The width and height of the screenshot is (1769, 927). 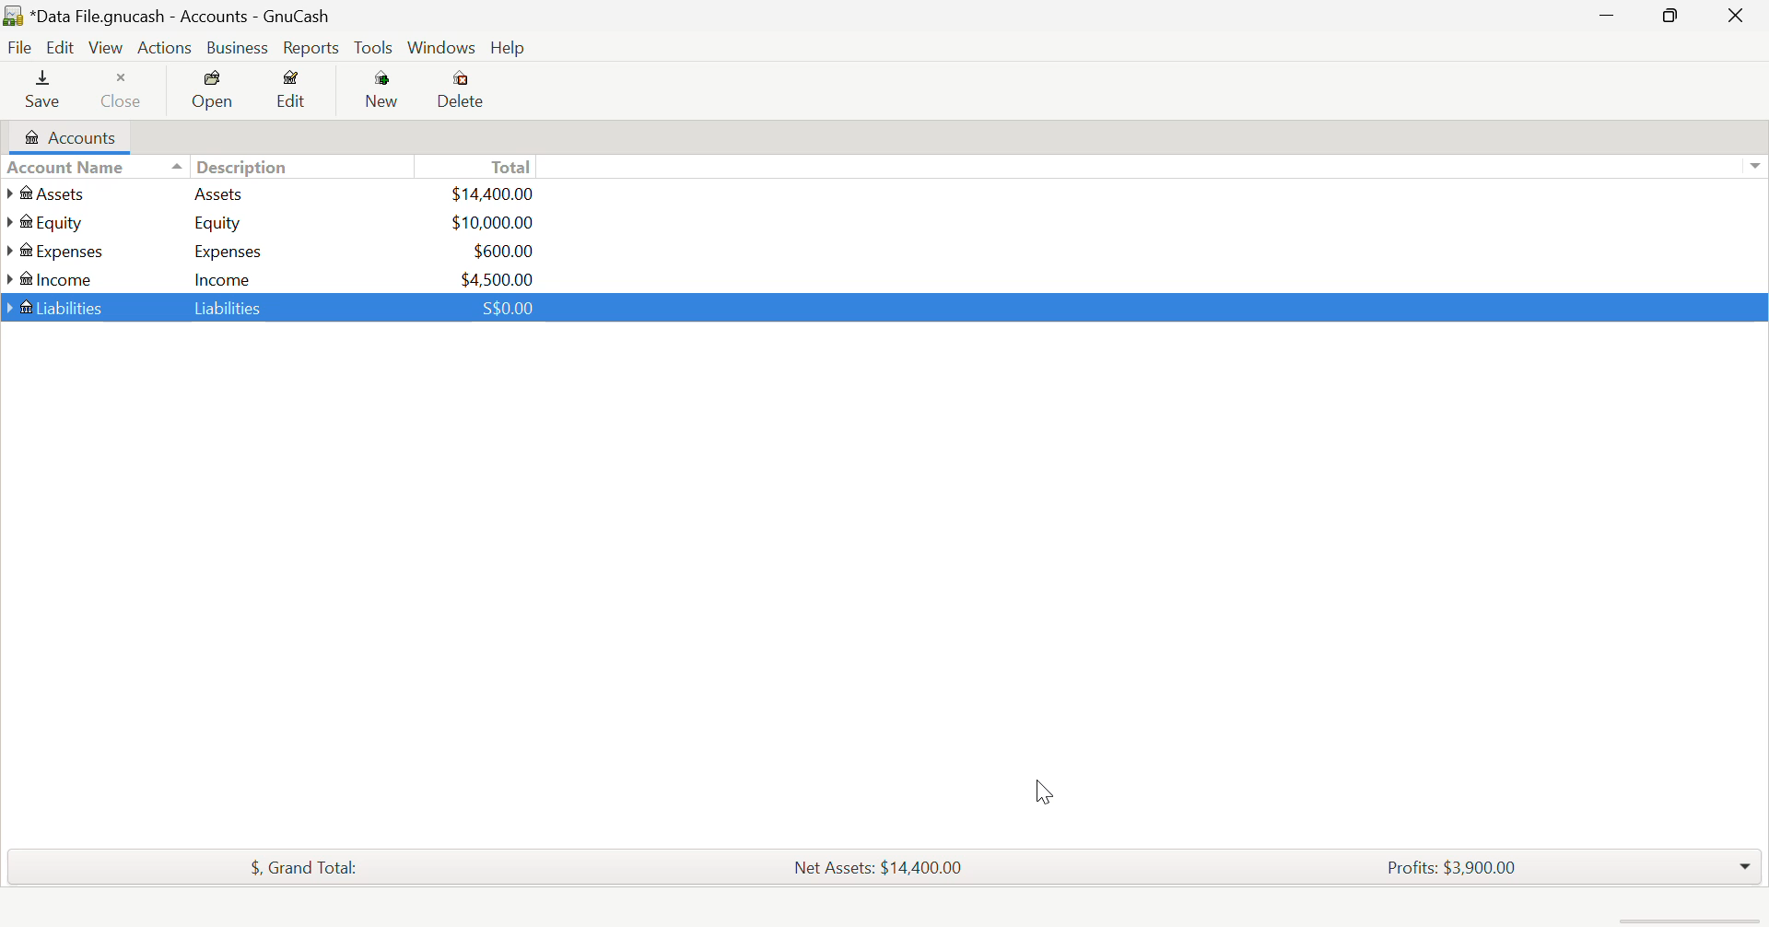 I want to click on Edit, so click(x=59, y=48).